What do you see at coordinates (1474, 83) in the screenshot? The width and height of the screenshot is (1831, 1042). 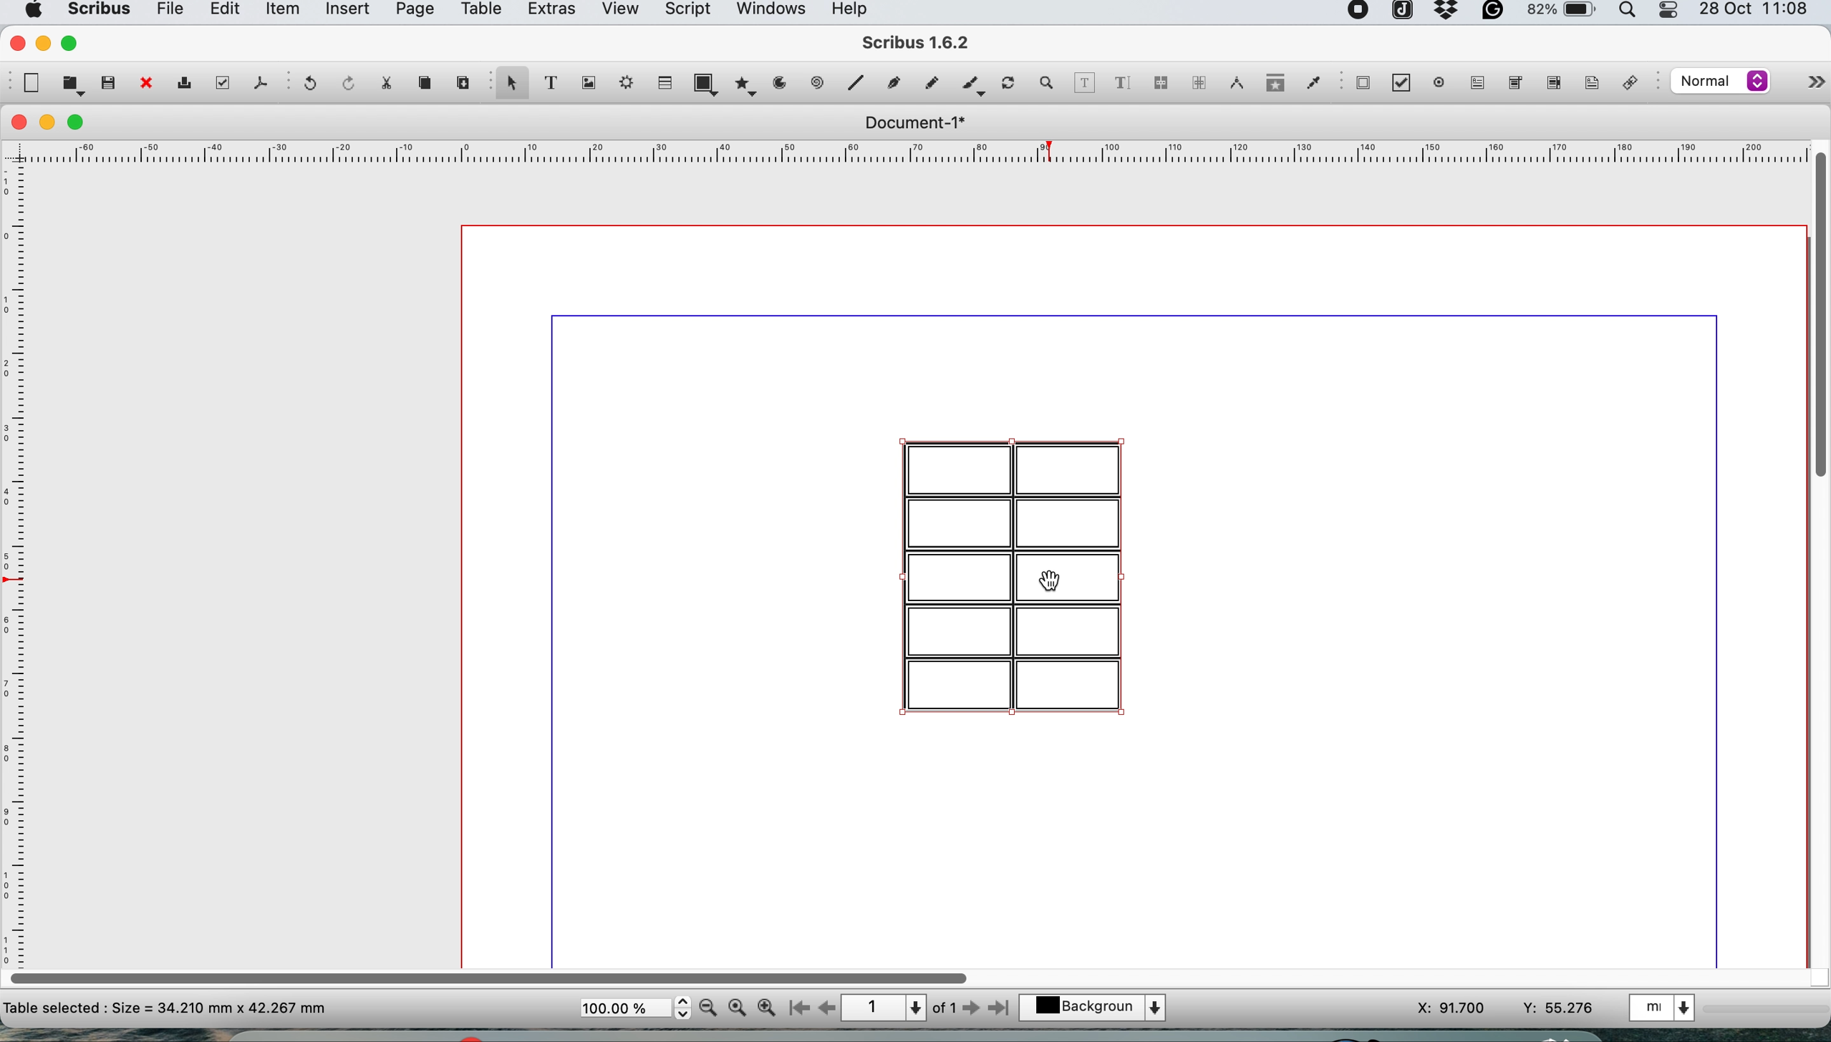 I see `pdf text field` at bounding box center [1474, 83].